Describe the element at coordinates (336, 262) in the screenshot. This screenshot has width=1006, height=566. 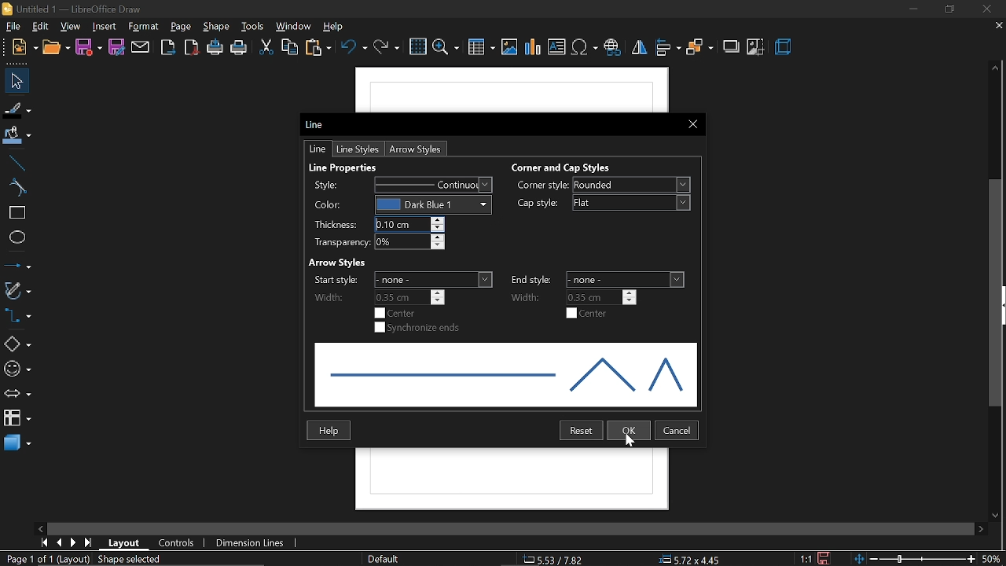
I see `Arrow Styles` at that location.